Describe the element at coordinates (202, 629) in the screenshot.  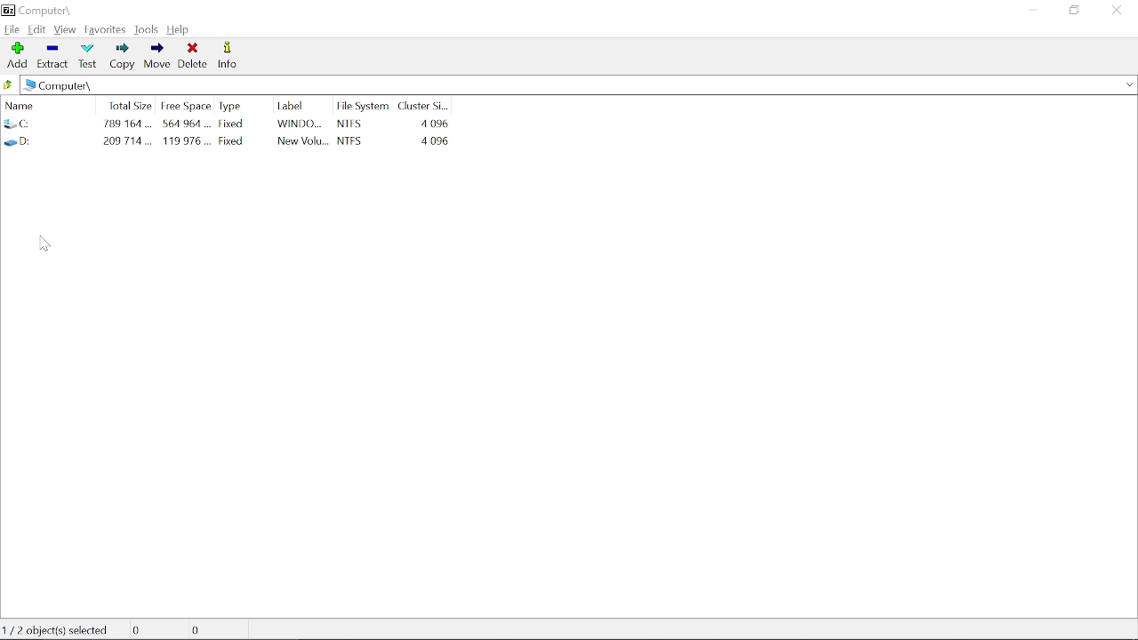
I see `0` at that location.